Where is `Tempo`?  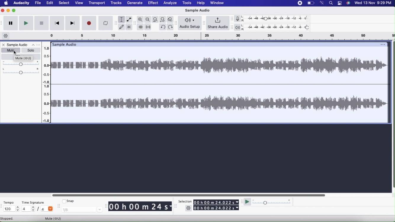 Tempo is located at coordinates (8, 202).